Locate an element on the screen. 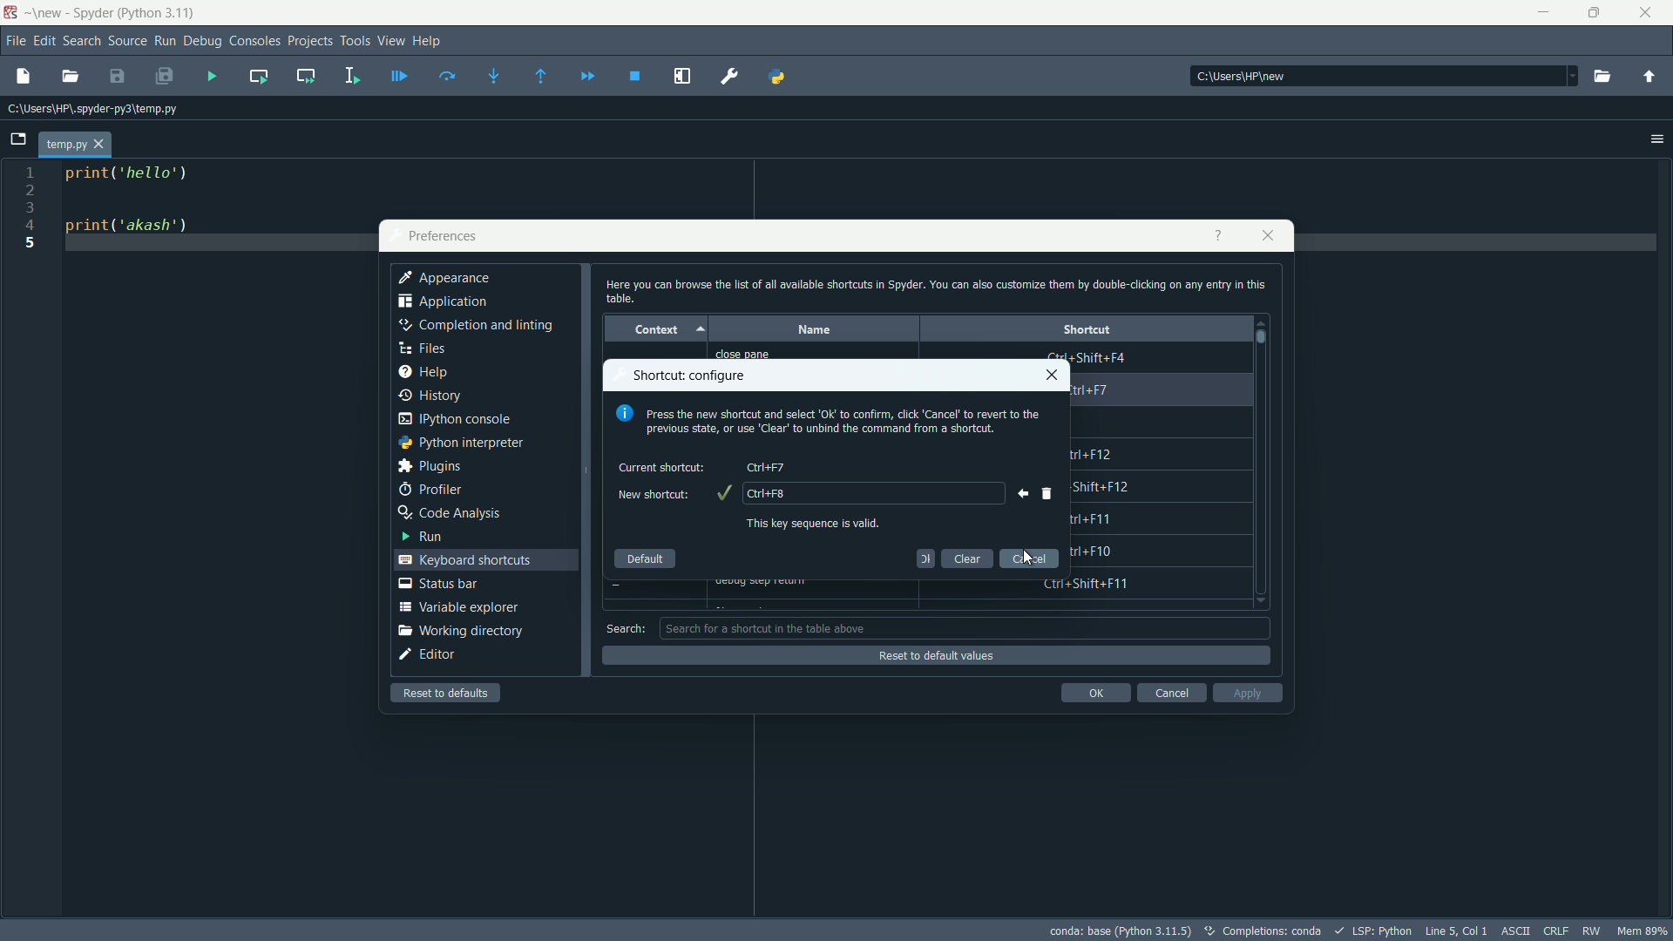  run current cell and go to next one is located at coordinates (306, 75).